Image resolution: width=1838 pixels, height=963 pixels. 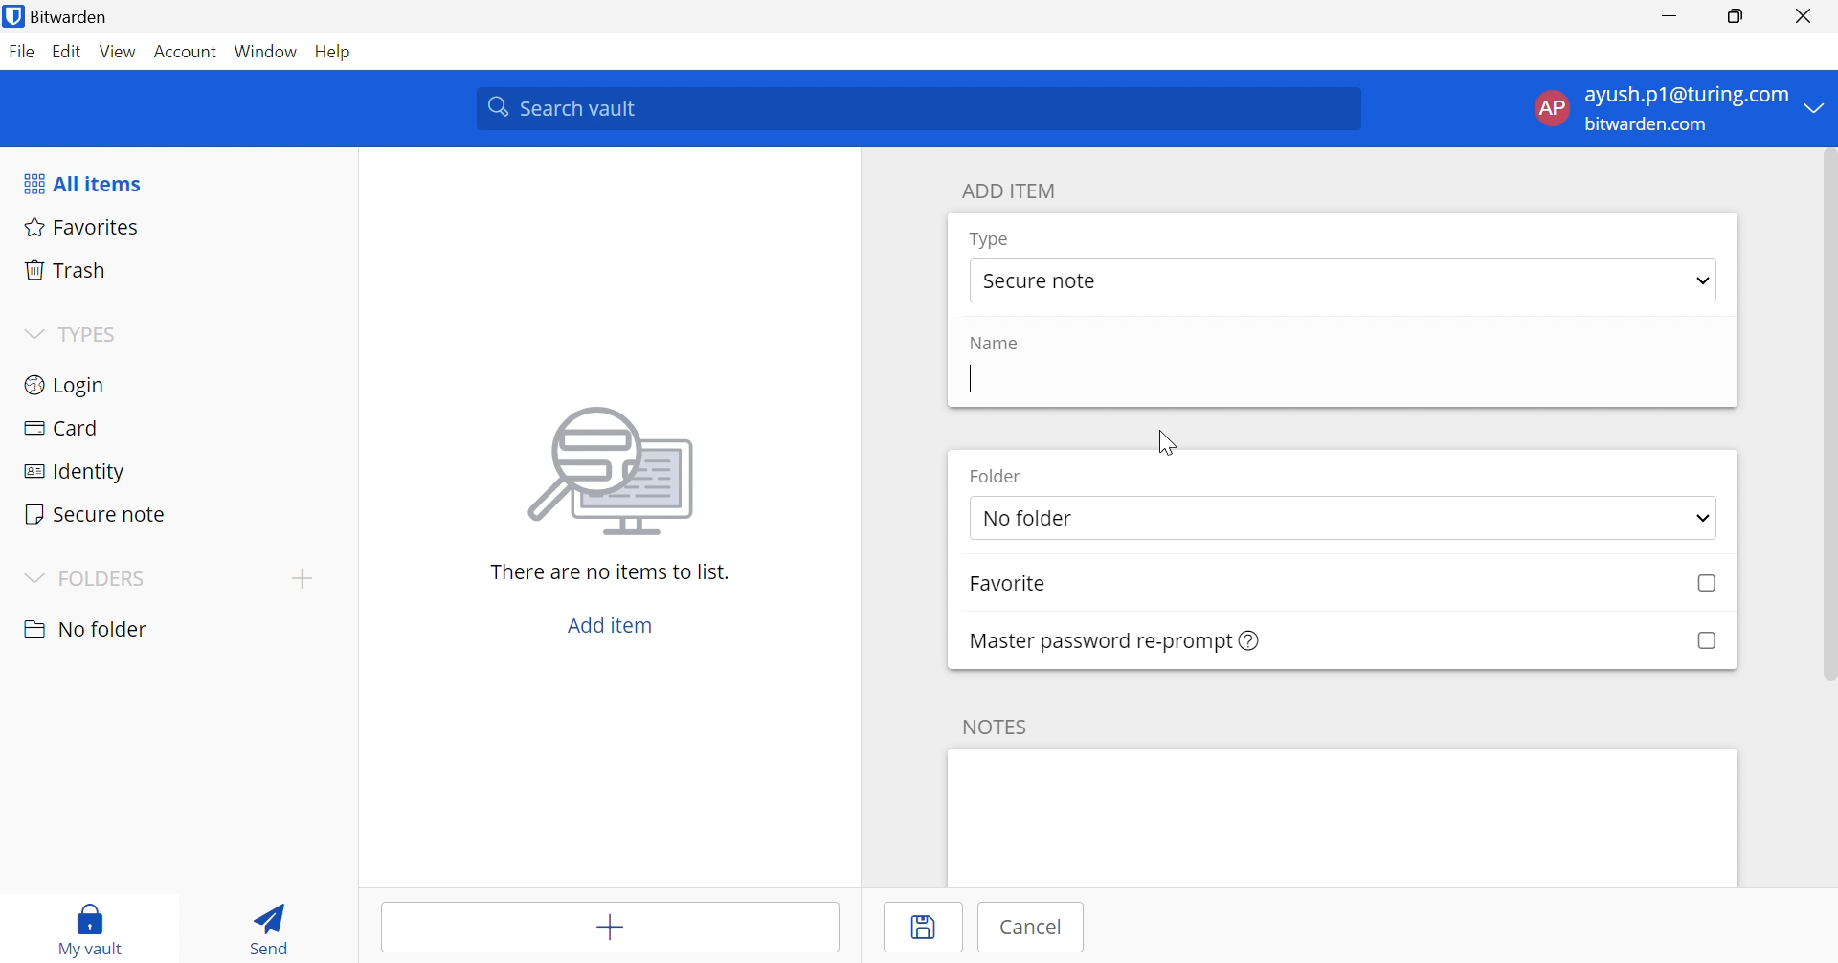 What do you see at coordinates (88, 577) in the screenshot?
I see `FOLDERS` at bounding box center [88, 577].